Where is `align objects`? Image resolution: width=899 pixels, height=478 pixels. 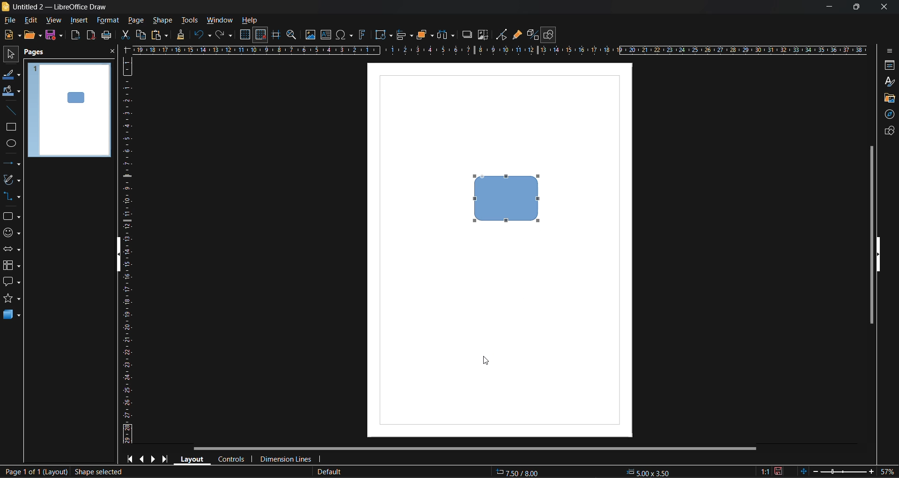 align objects is located at coordinates (405, 36).